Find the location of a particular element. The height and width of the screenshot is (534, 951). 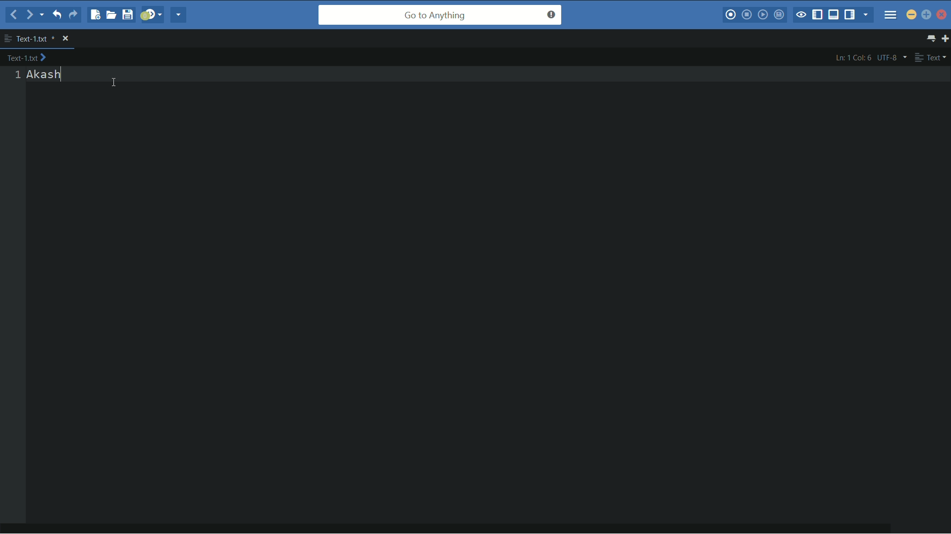

menu is located at coordinates (891, 14).